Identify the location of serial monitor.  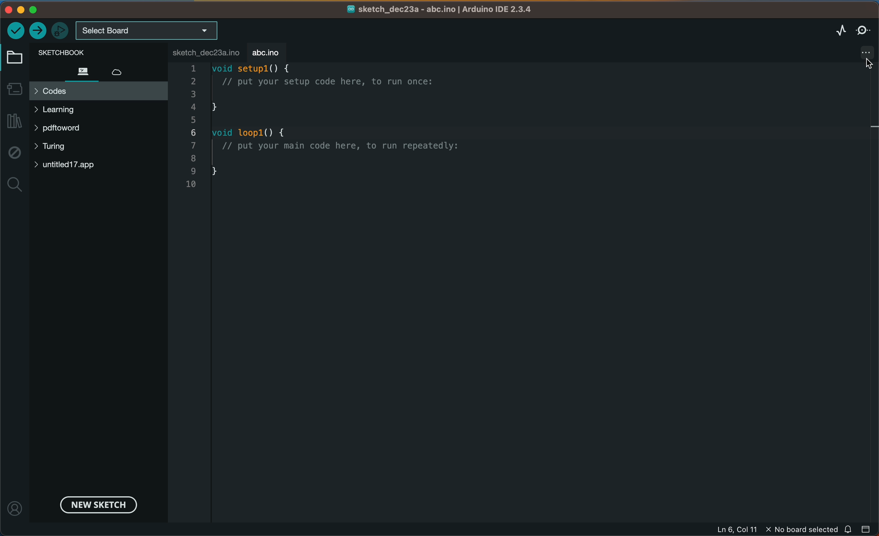
(864, 30).